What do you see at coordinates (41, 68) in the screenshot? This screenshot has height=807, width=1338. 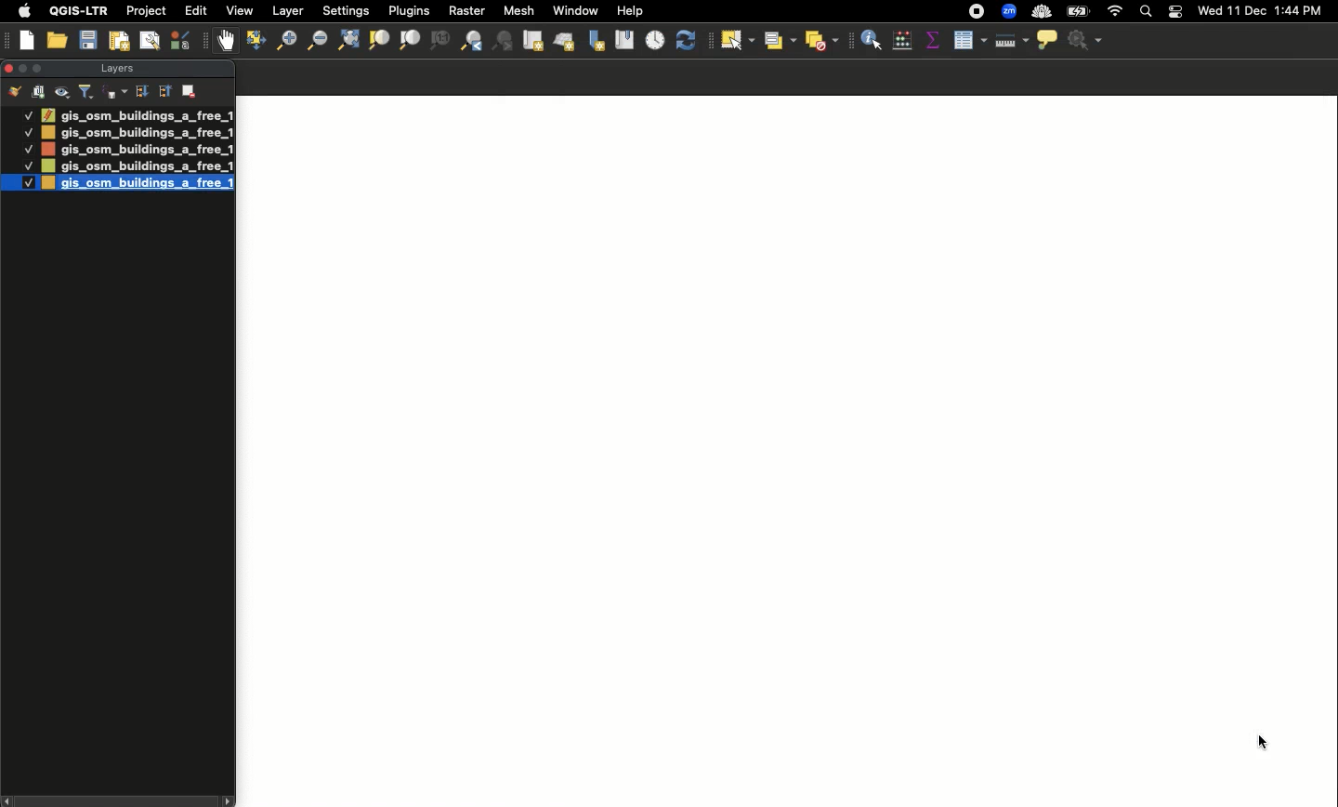 I see `Maximize` at bounding box center [41, 68].